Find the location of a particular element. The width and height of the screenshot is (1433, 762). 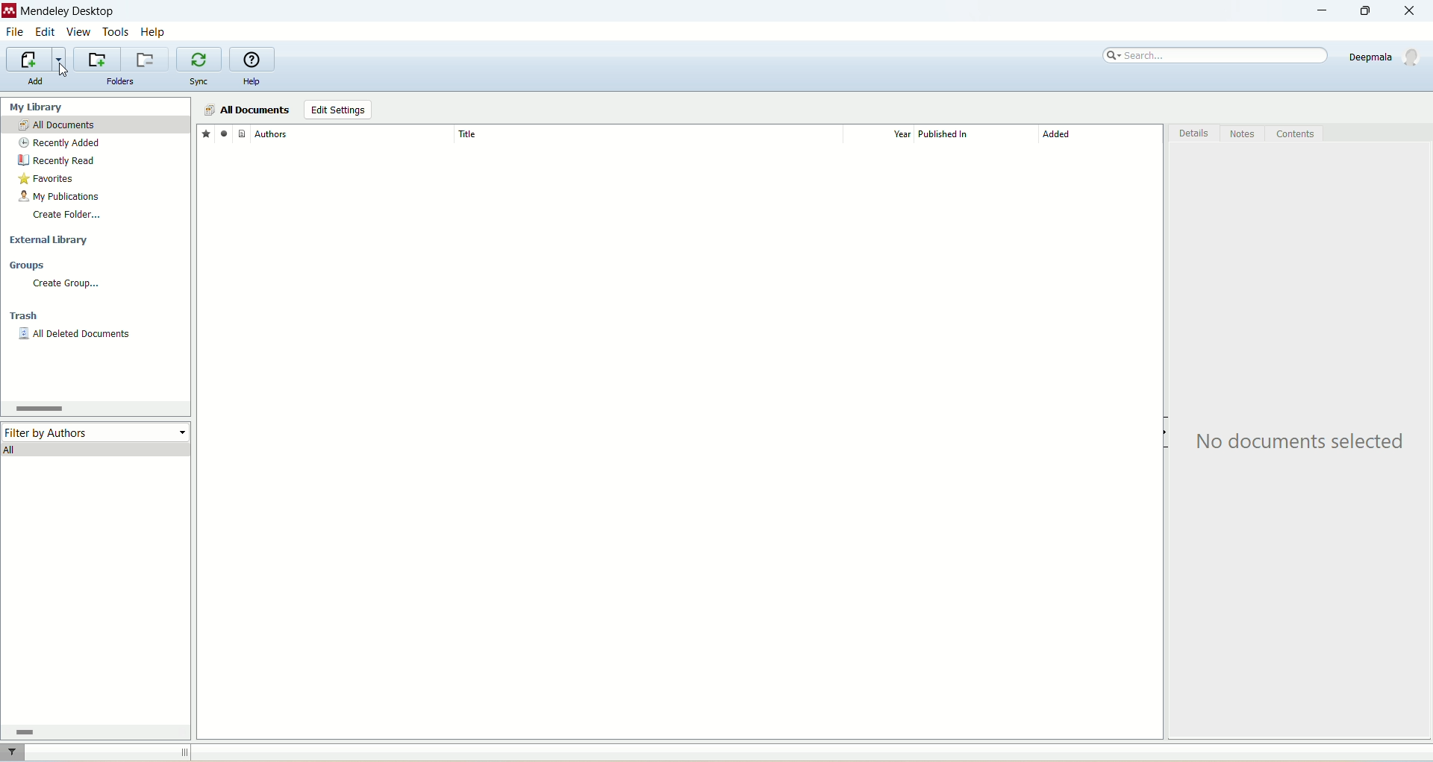

notes is located at coordinates (1244, 134).